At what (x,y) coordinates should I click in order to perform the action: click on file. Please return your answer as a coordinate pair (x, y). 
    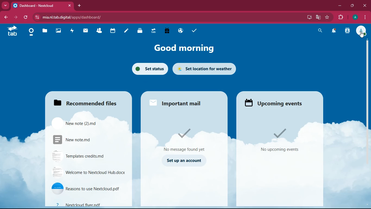
    Looking at the image, I should click on (90, 205).